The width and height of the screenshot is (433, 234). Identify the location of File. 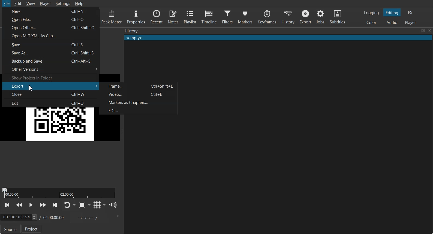
(6, 4).